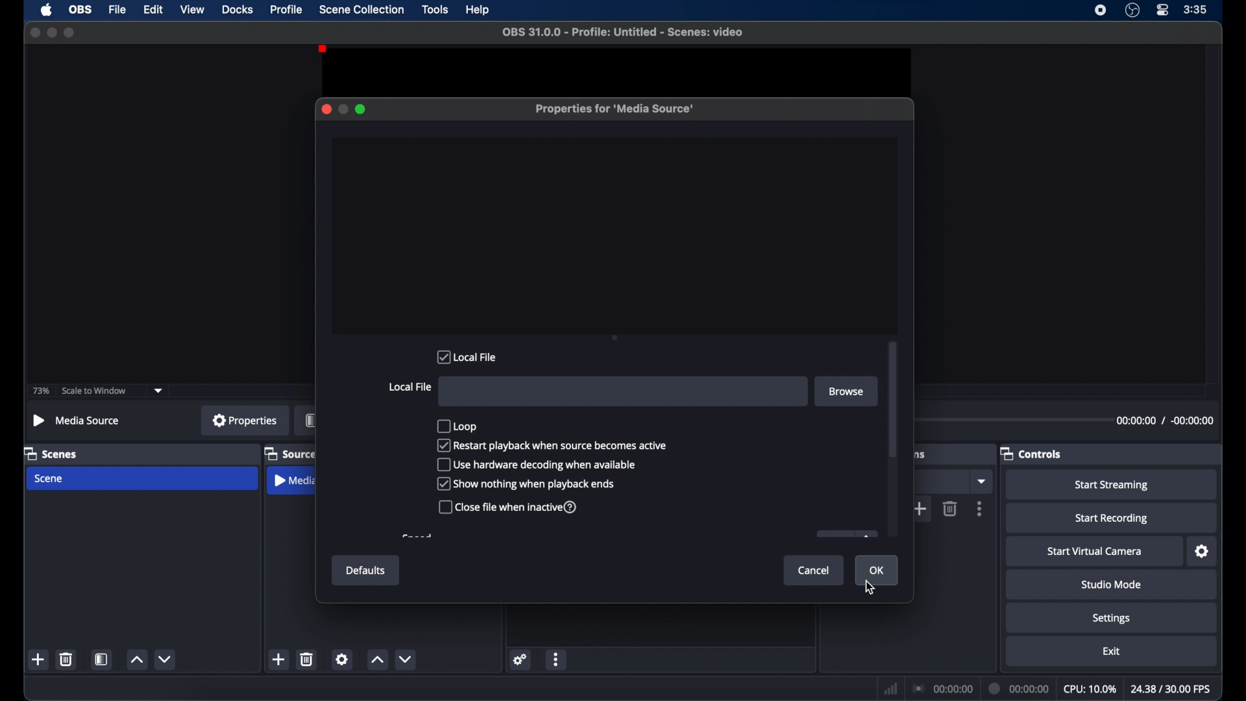  Describe the element at coordinates (849, 533) in the screenshot. I see `obscure button` at that location.